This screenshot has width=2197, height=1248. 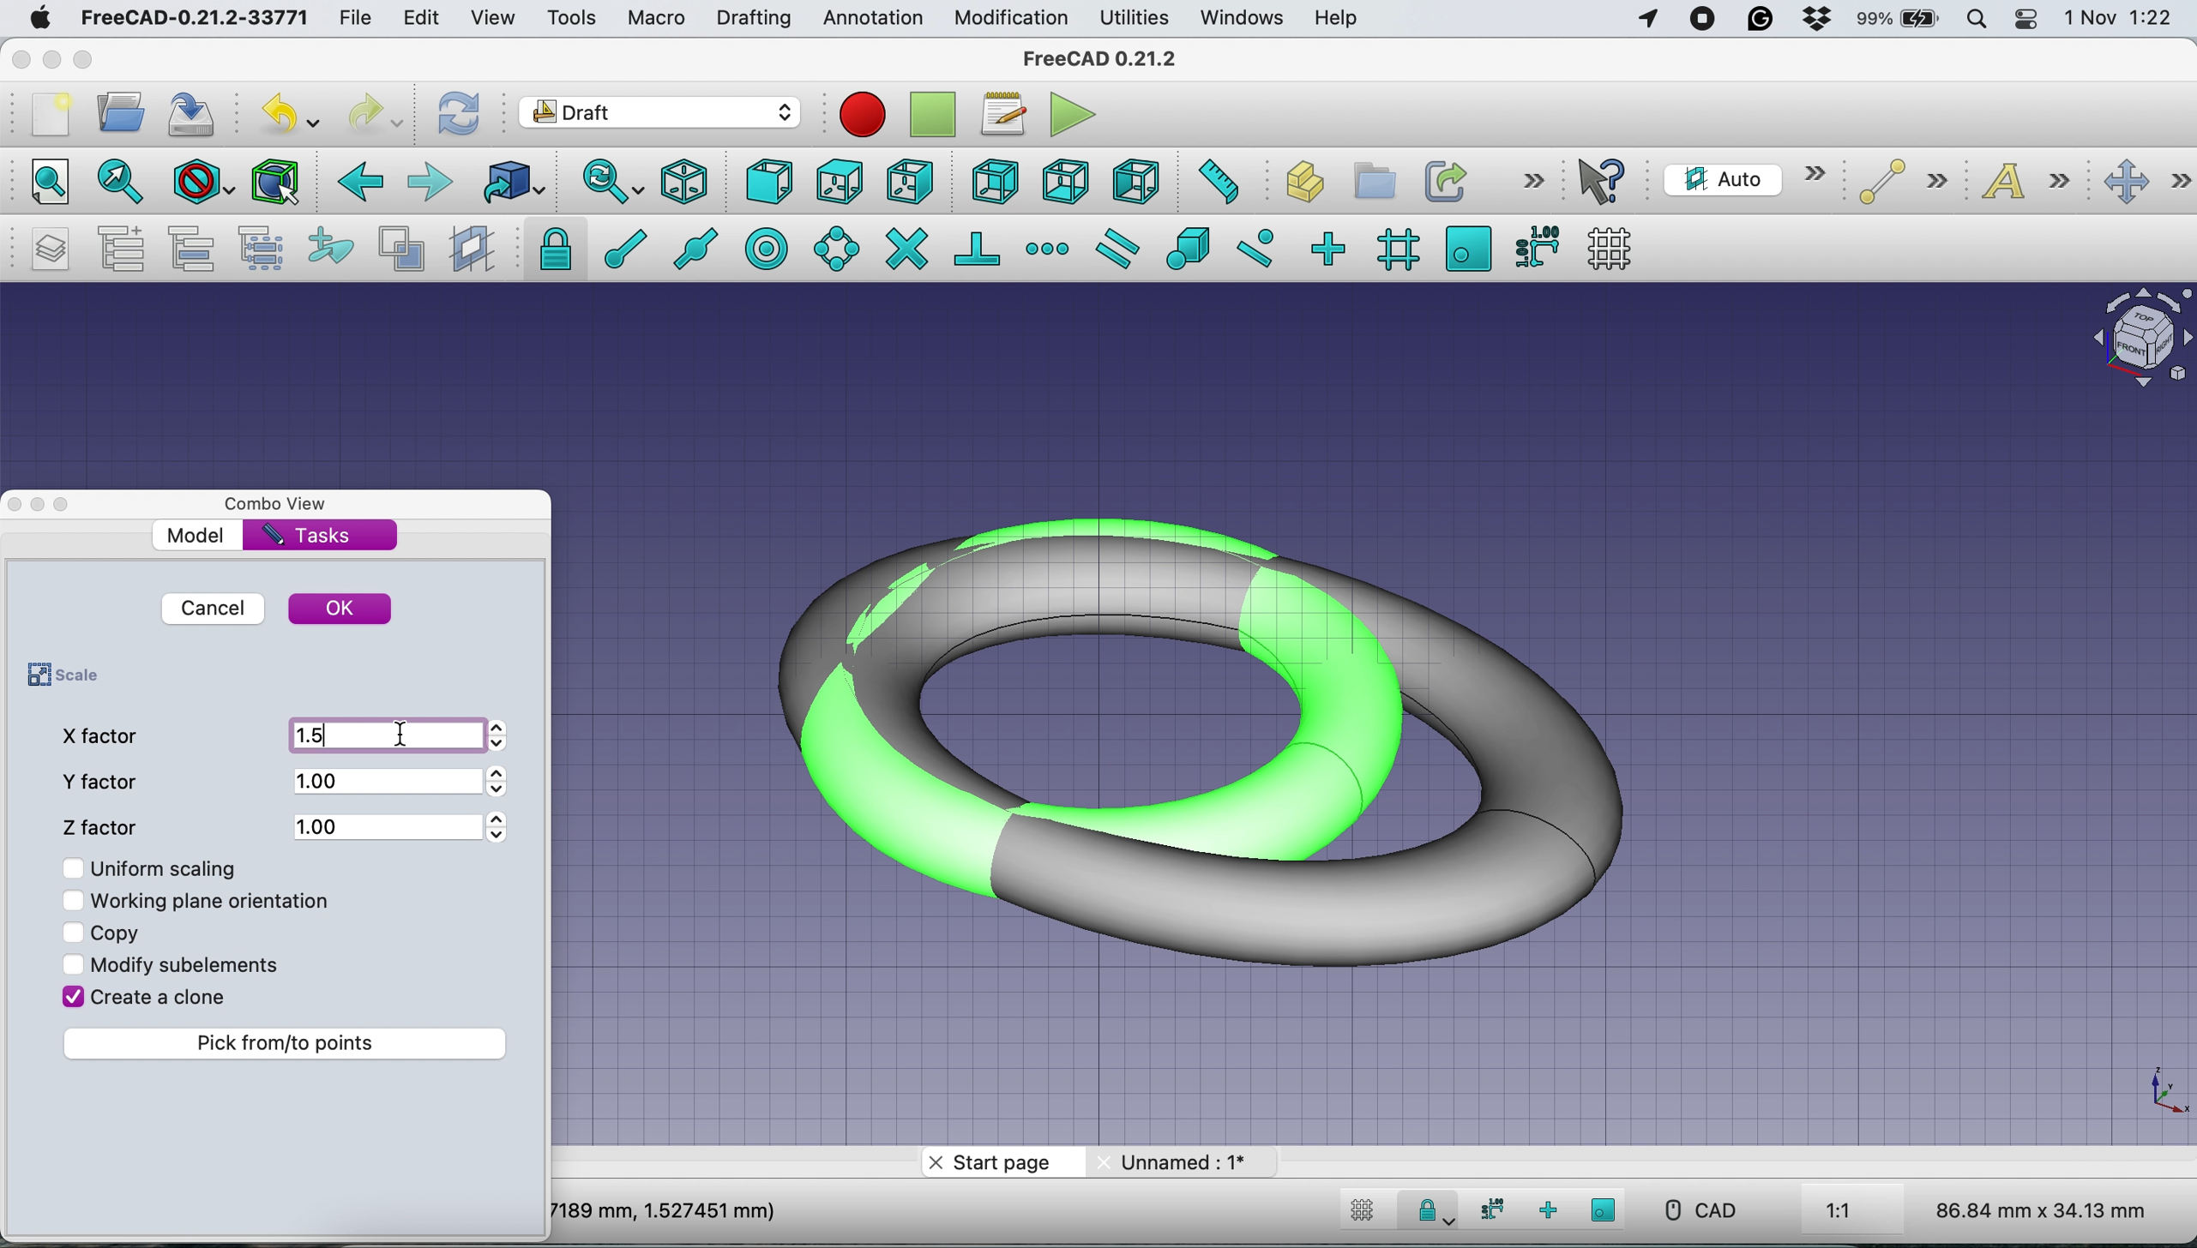 What do you see at coordinates (106, 781) in the screenshot?
I see `y factor` at bounding box center [106, 781].